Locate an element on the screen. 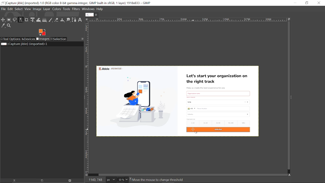  Zoom options is located at coordinates (126, 179).